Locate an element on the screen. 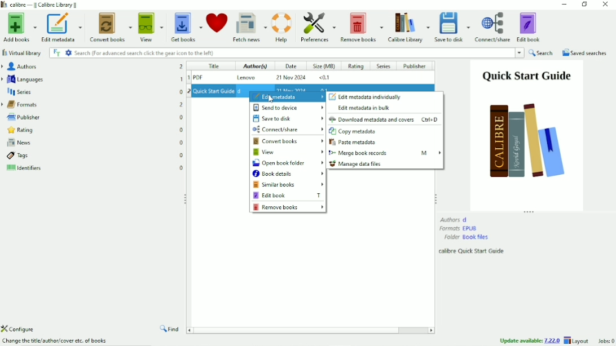 This screenshot has width=616, height=346. Saved searches is located at coordinates (585, 53).